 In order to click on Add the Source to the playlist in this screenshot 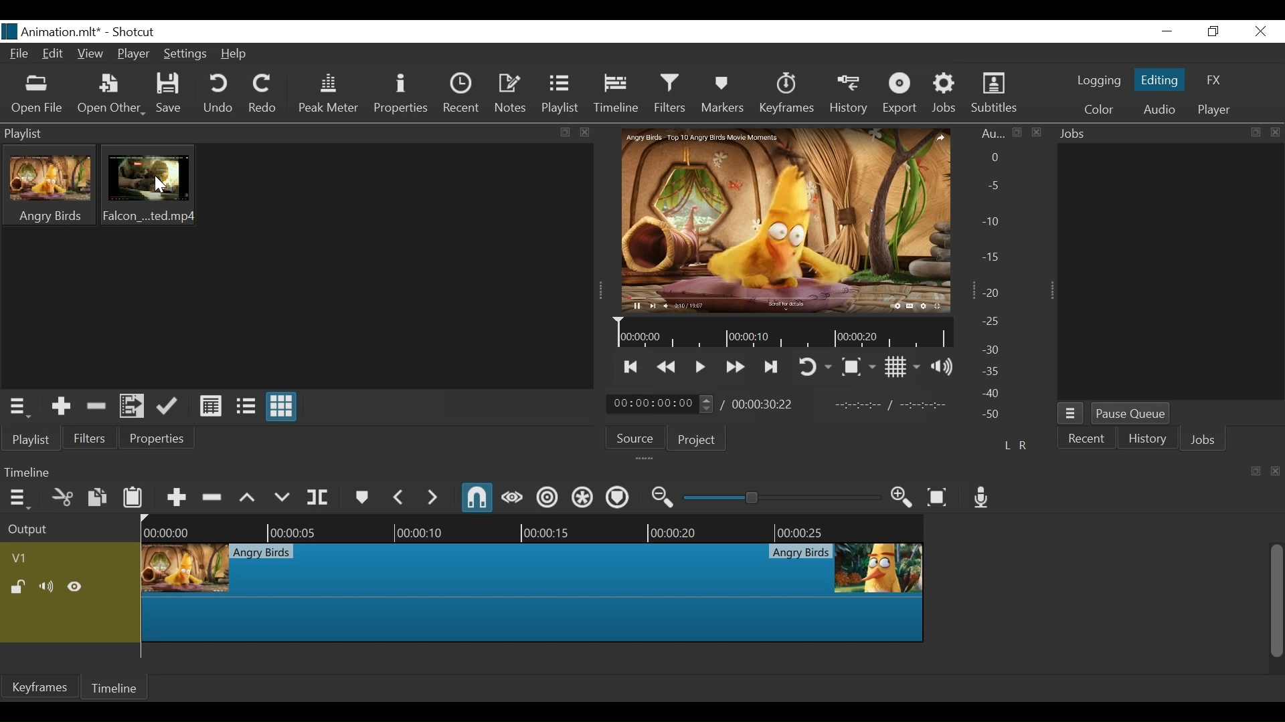, I will do `click(59, 405)`.